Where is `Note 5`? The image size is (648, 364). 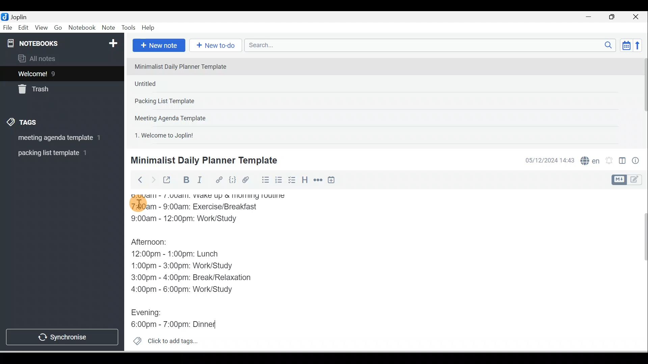 Note 5 is located at coordinates (189, 134).